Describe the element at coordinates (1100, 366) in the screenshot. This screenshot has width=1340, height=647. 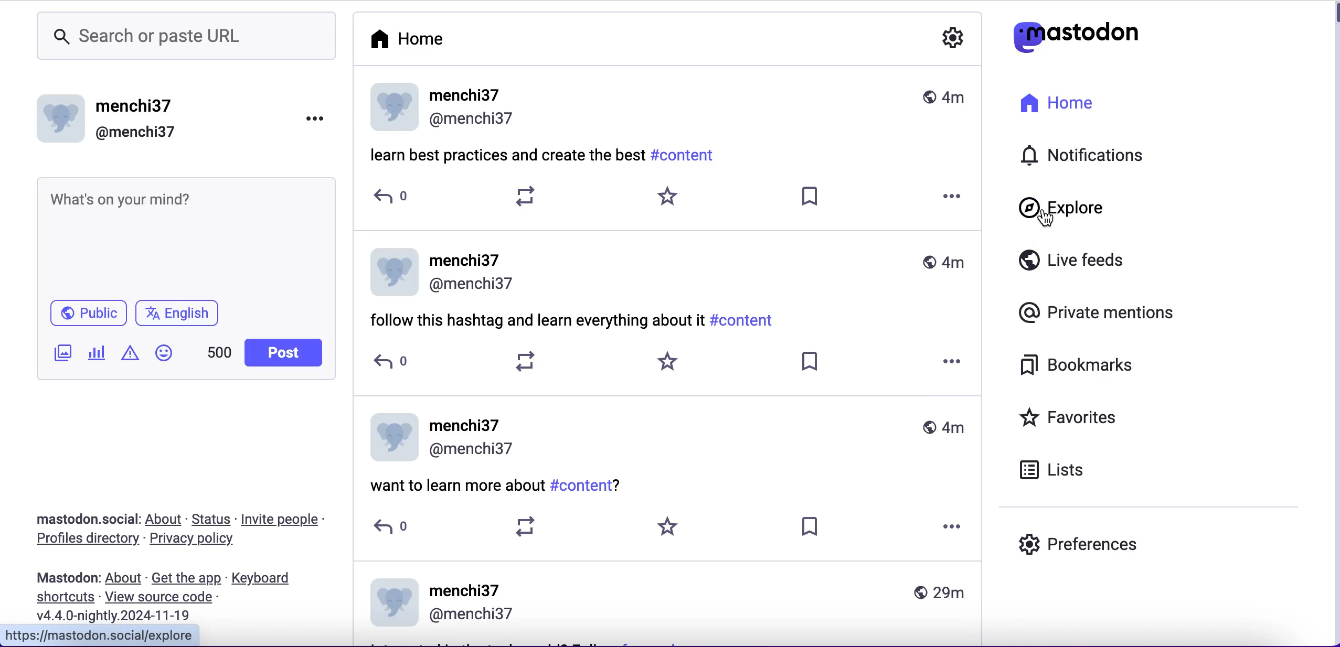
I see `bookmarks` at that location.